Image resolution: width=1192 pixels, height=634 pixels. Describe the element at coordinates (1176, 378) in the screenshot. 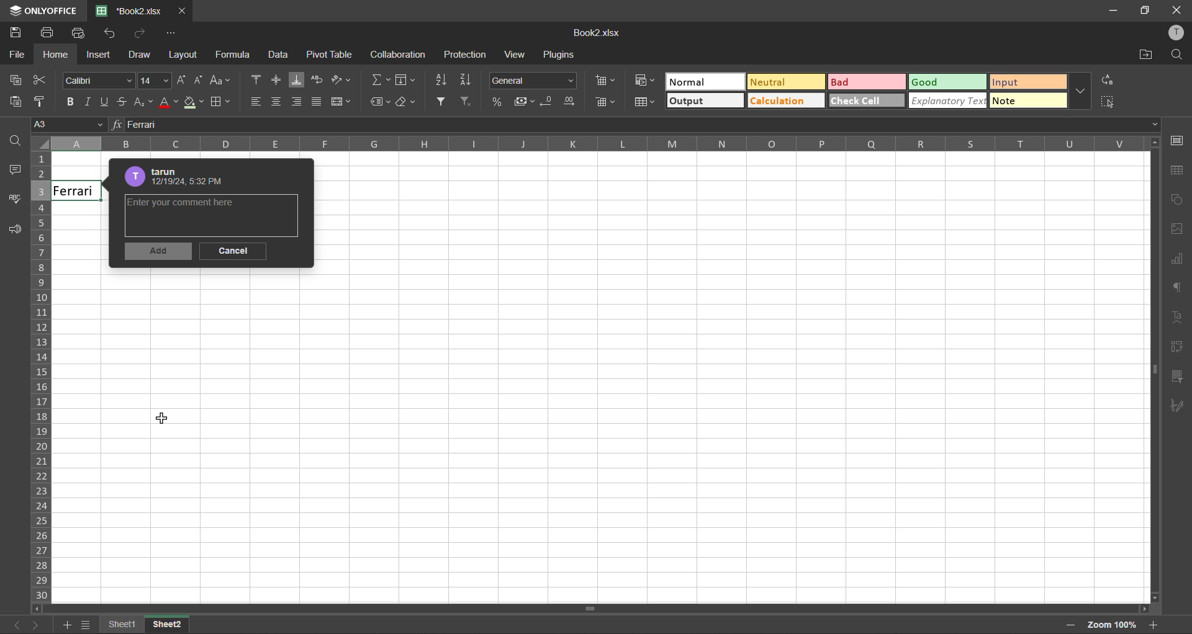

I see `slicer` at that location.